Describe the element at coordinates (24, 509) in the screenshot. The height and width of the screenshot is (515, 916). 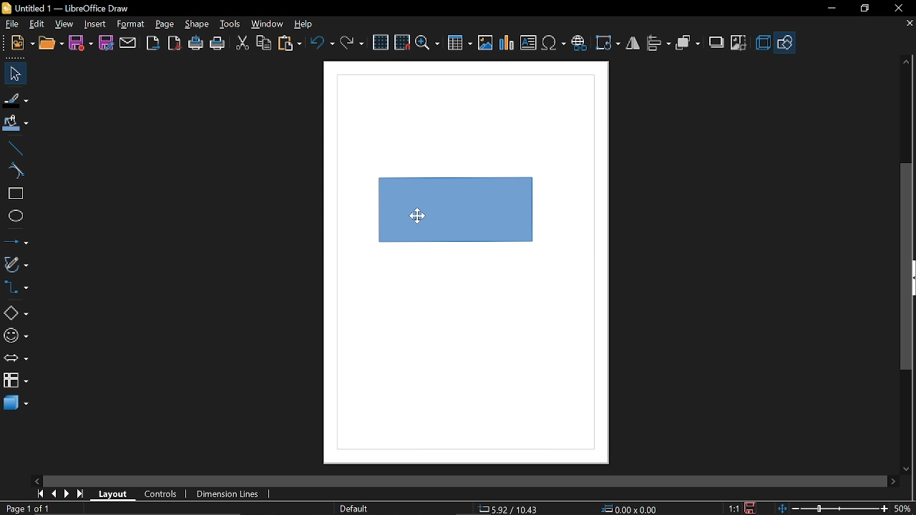
I see `Page 1 of 1` at that location.